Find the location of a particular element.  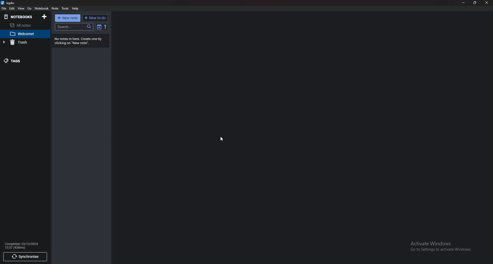

tags is located at coordinates (22, 60).